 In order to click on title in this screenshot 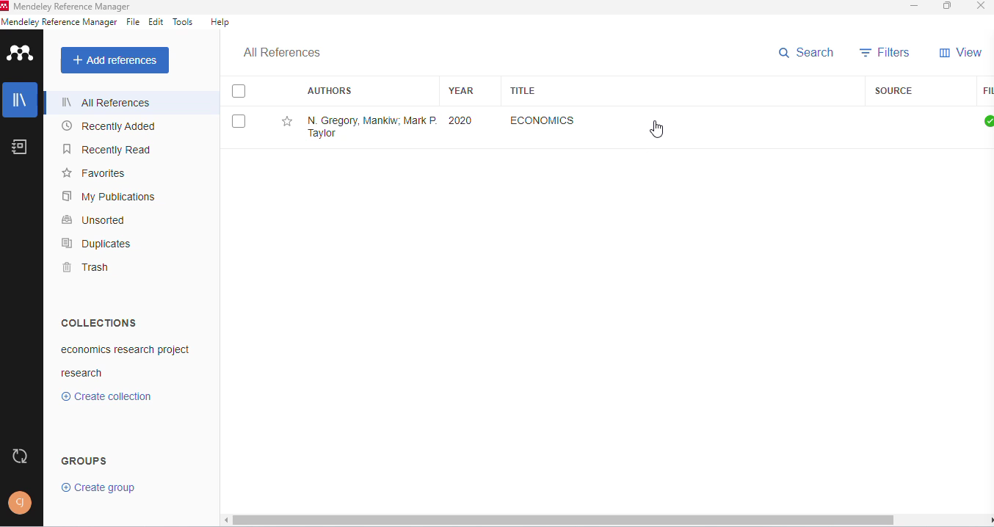, I will do `click(523, 90)`.